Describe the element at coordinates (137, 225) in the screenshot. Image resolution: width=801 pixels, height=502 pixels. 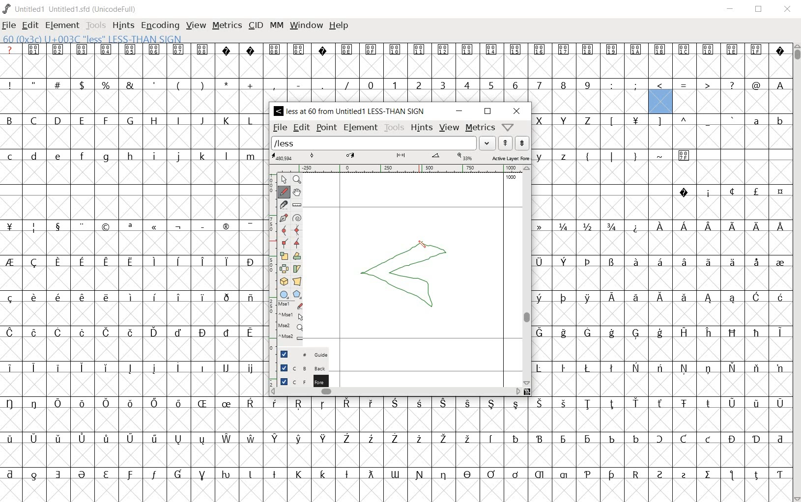
I see `symbols` at that location.